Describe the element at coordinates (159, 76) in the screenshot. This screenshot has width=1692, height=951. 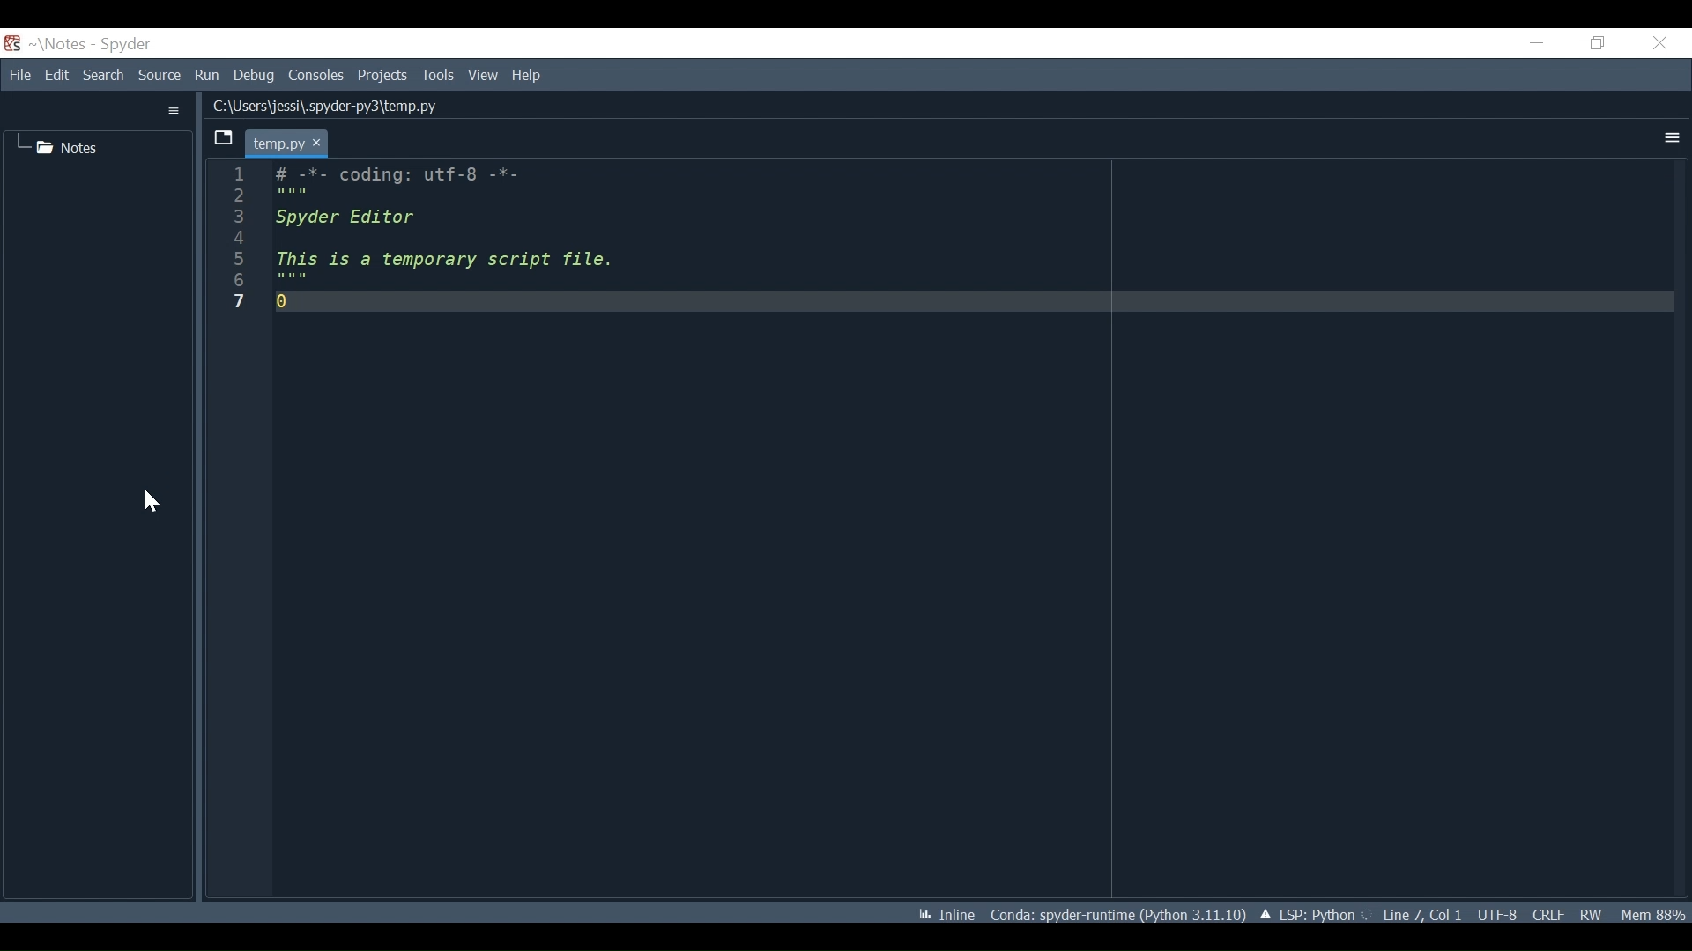
I see `Source` at that location.